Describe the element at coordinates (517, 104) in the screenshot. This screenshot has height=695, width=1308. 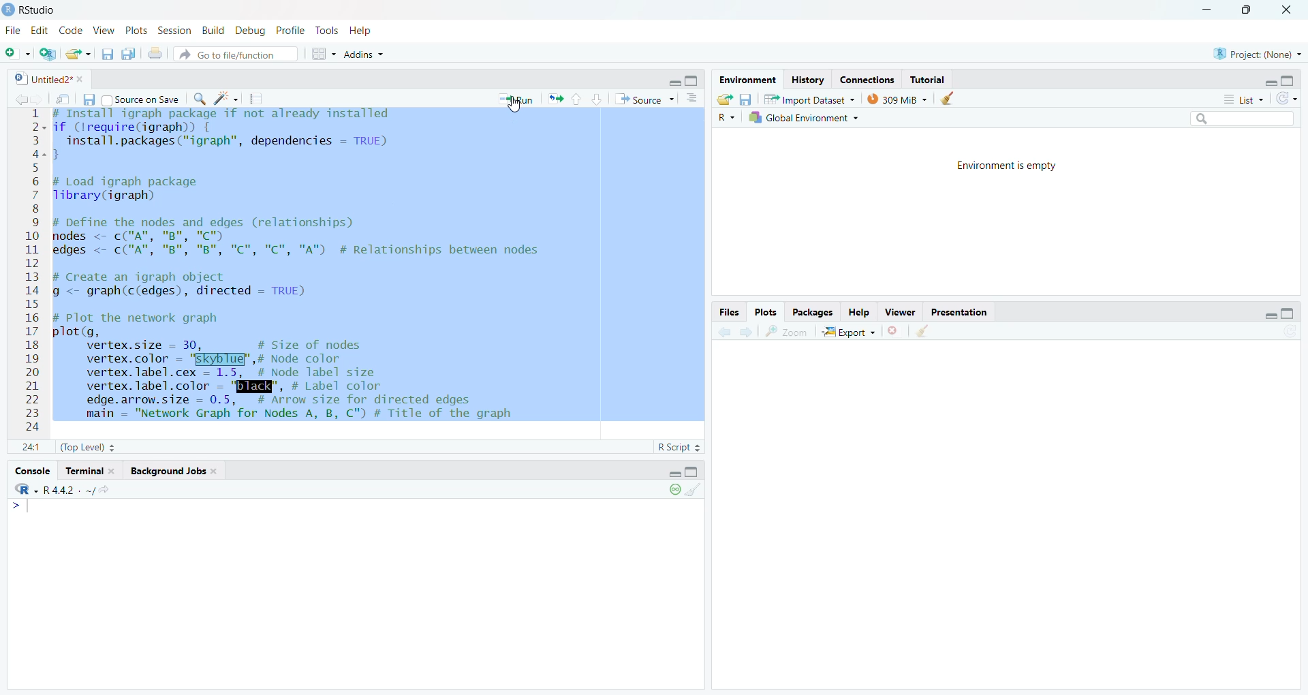
I see `cursor` at that location.